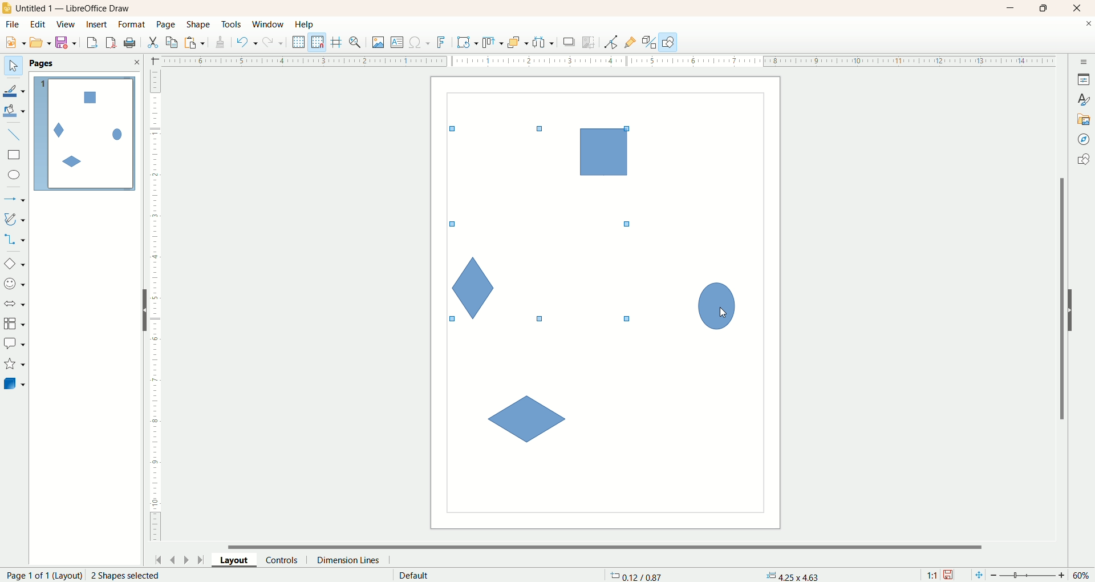 The height and width of the screenshot is (582, 1095). Describe the element at coordinates (133, 25) in the screenshot. I see `format` at that location.